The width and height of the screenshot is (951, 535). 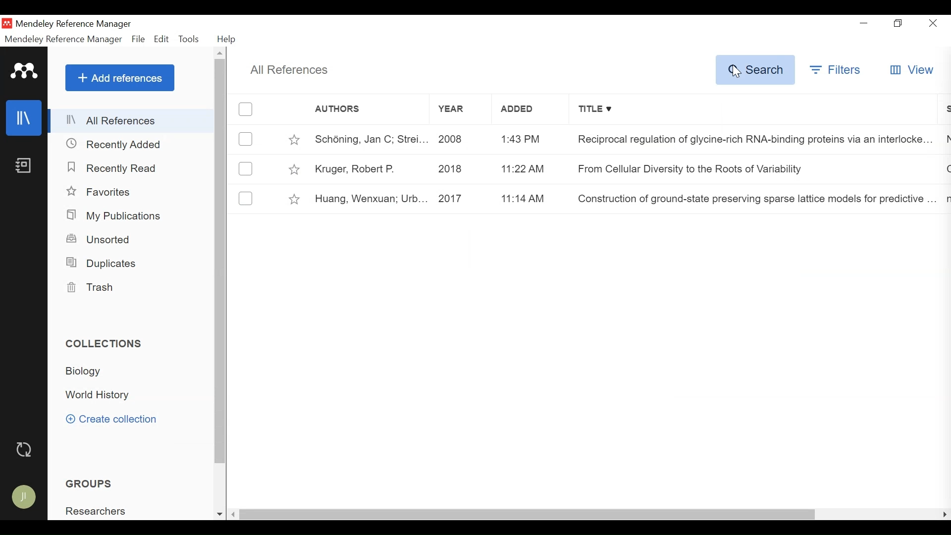 What do you see at coordinates (219, 514) in the screenshot?
I see `Scroll down` at bounding box center [219, 514].